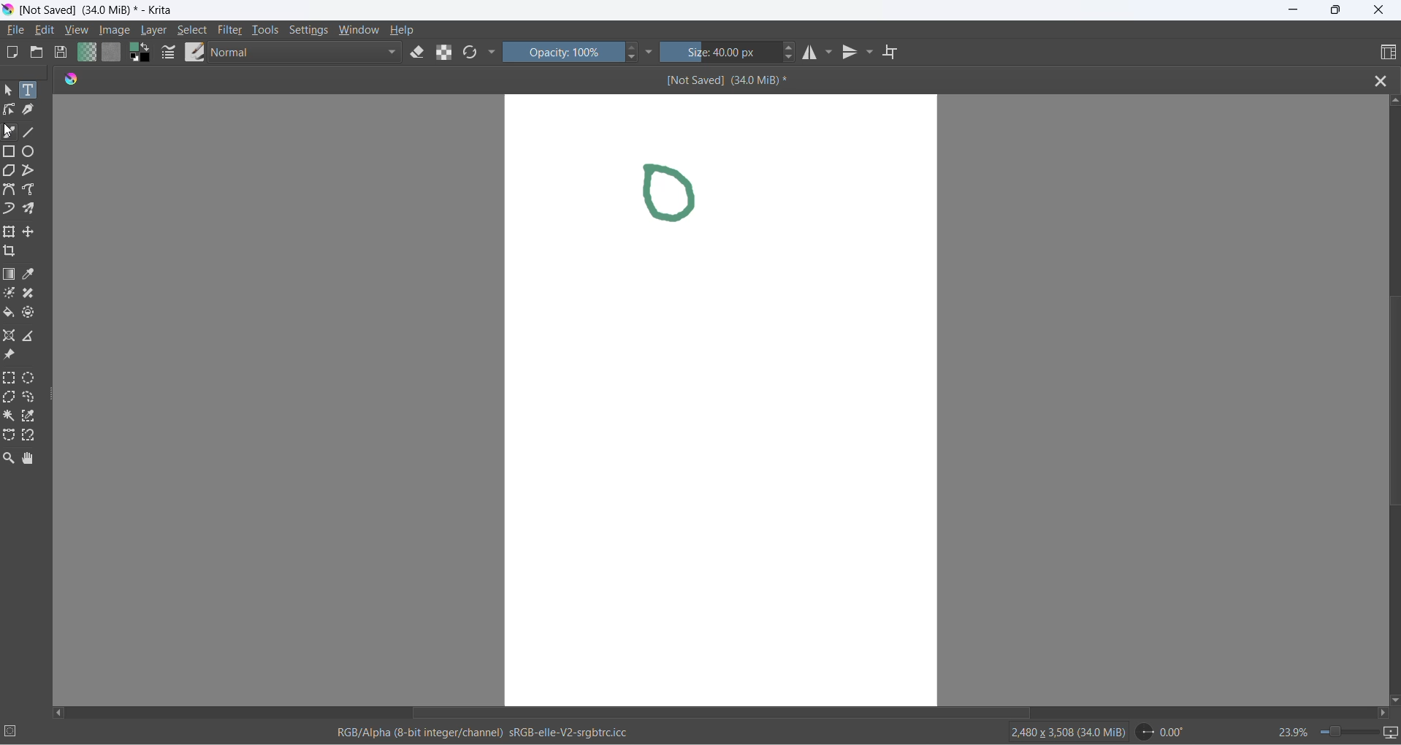 The width and height of the screenshot is (1401, 745). Describe the element at coordinates (355, 31) in the screenshot. I see `window` at that location.